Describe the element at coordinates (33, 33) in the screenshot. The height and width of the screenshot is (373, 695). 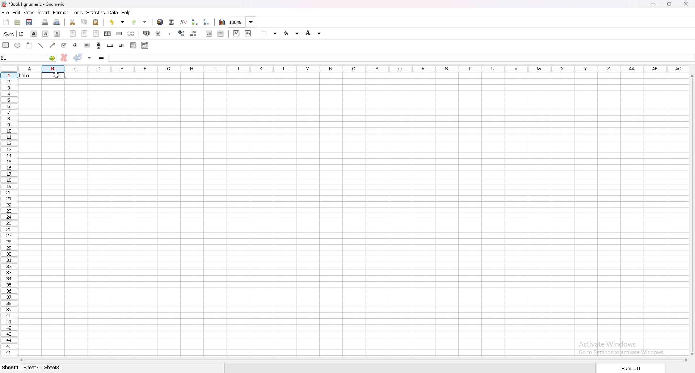
I see `bold` at that location.